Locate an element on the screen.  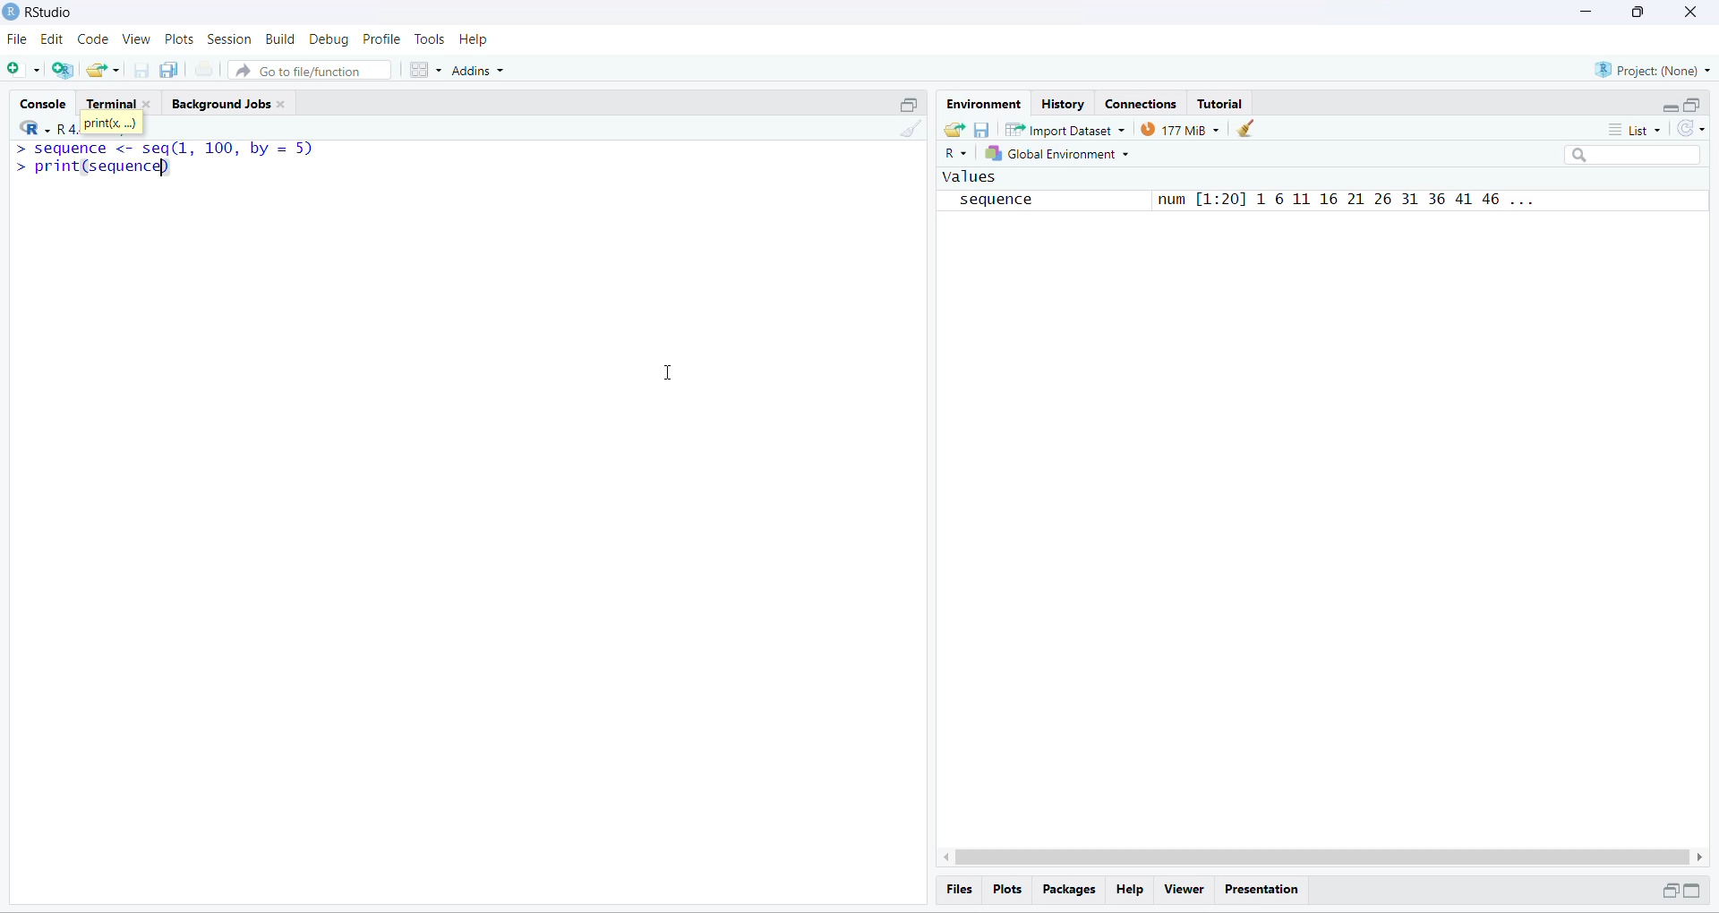
edit is located at coordinates (52, 39).